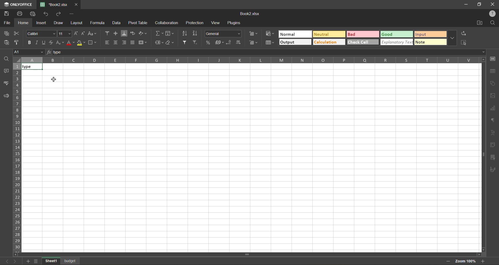 This screenshot has height=265, width=499. I want to click on data, so click(117, 23).